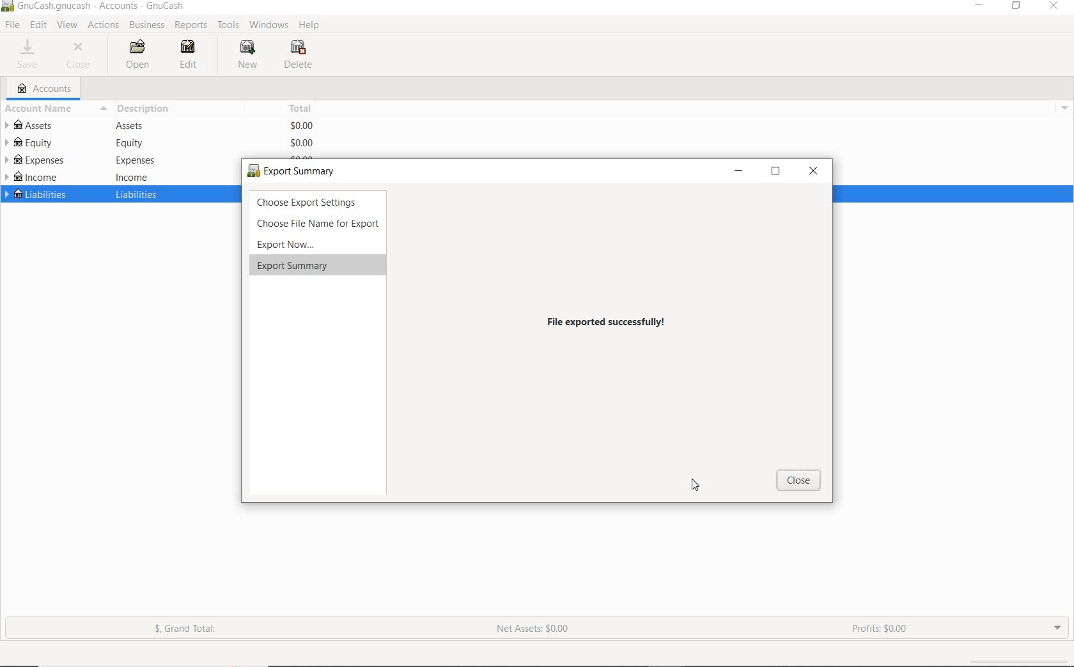  I want to click on $0.00, so click(302, 125).